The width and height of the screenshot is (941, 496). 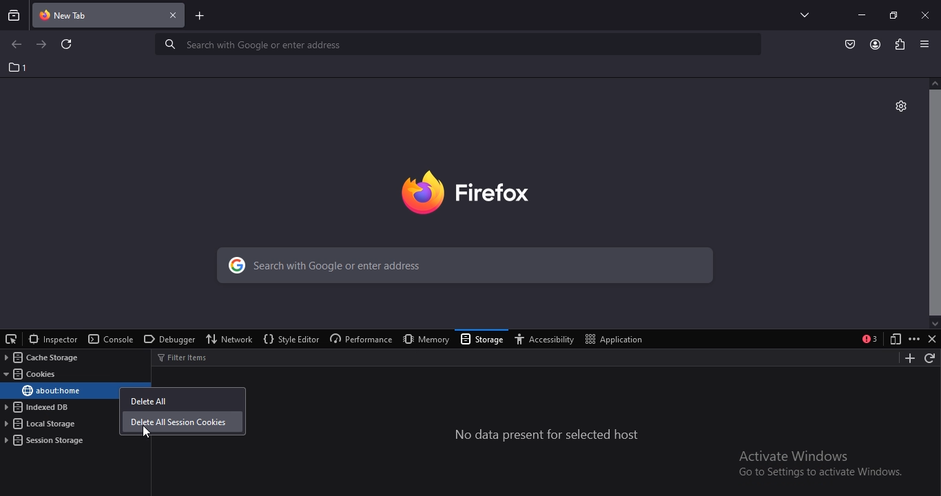 What do you see at coordinates (914, 339) in the screenshot?
I see `customize developer tools` at bounding box center [914, 339].